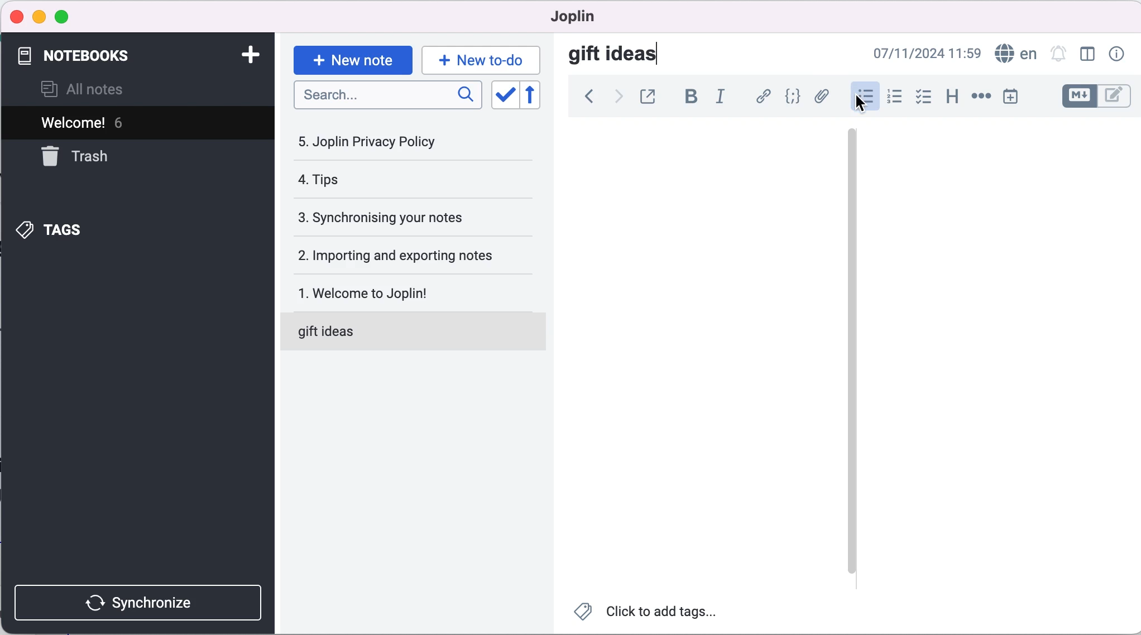 This screenshot has height=635, width=1141. I want to click on vertical slider, so click(851, 166).